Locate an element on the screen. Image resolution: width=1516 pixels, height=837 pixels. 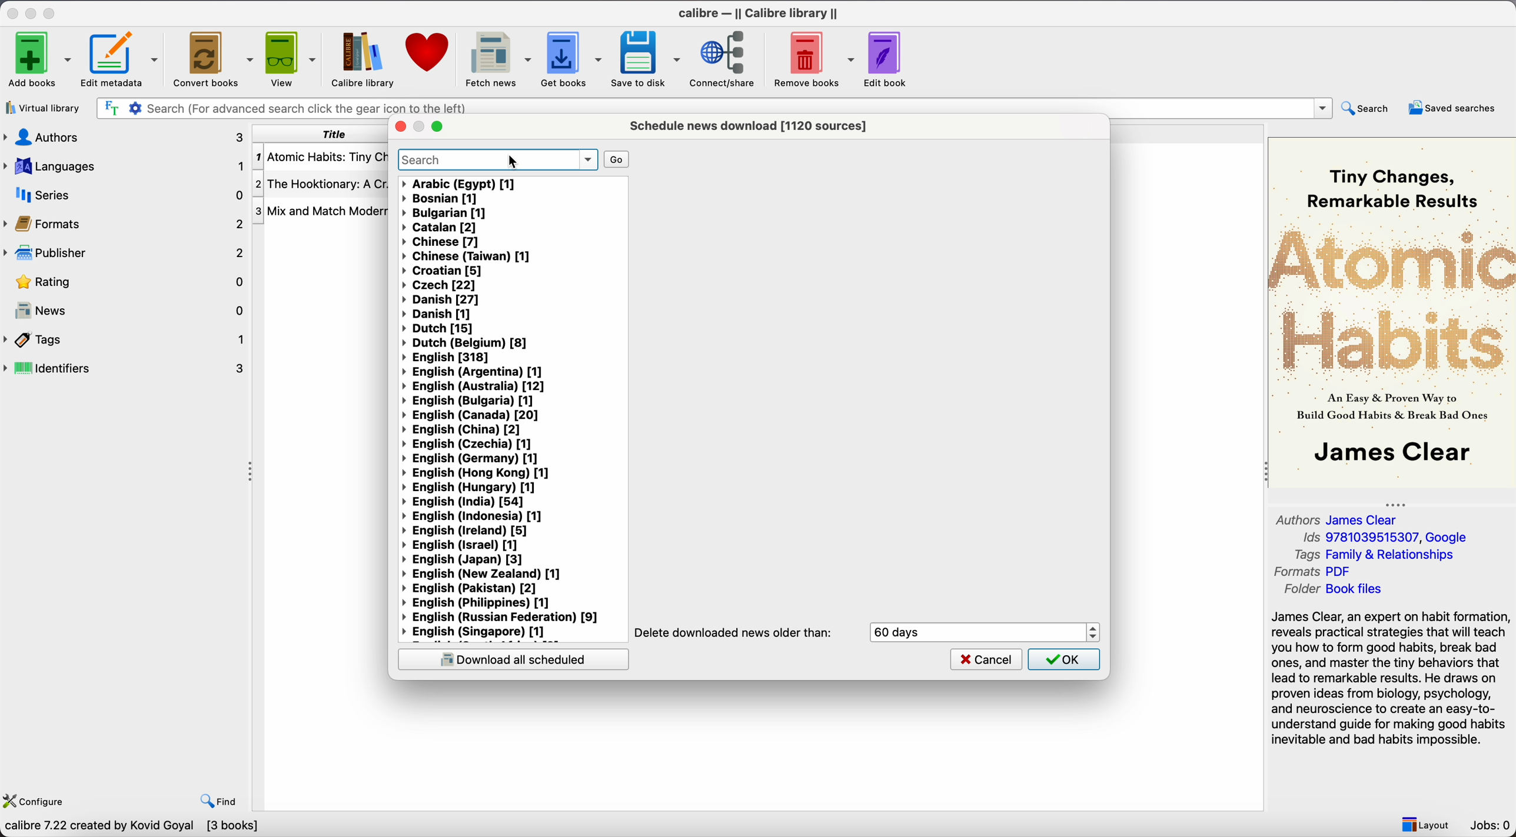
virtual library is located at coordinates (42, 108).